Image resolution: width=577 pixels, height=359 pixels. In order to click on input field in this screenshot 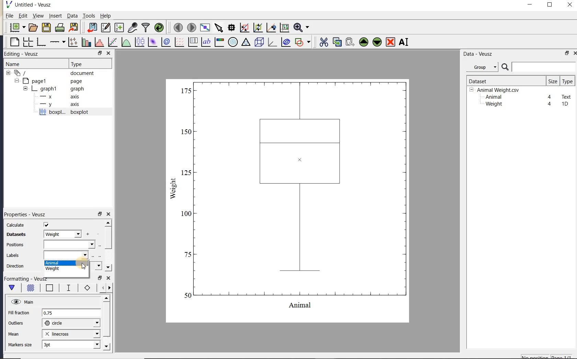, I will do `click(67, 255)`.